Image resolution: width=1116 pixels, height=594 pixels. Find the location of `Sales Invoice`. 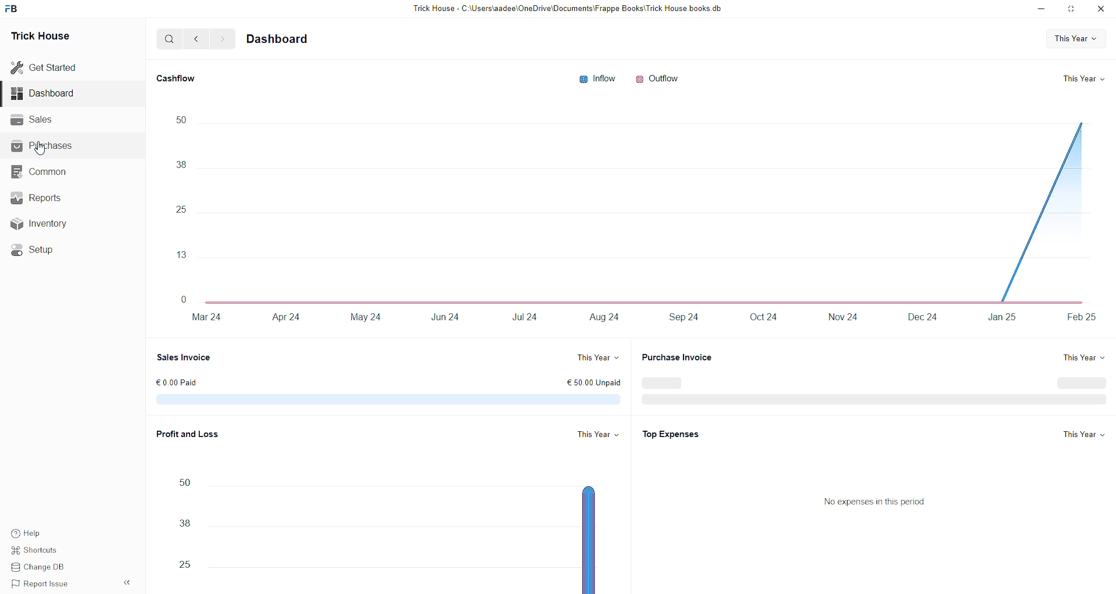

Sales Invoice is located at coordinates (185, 356).